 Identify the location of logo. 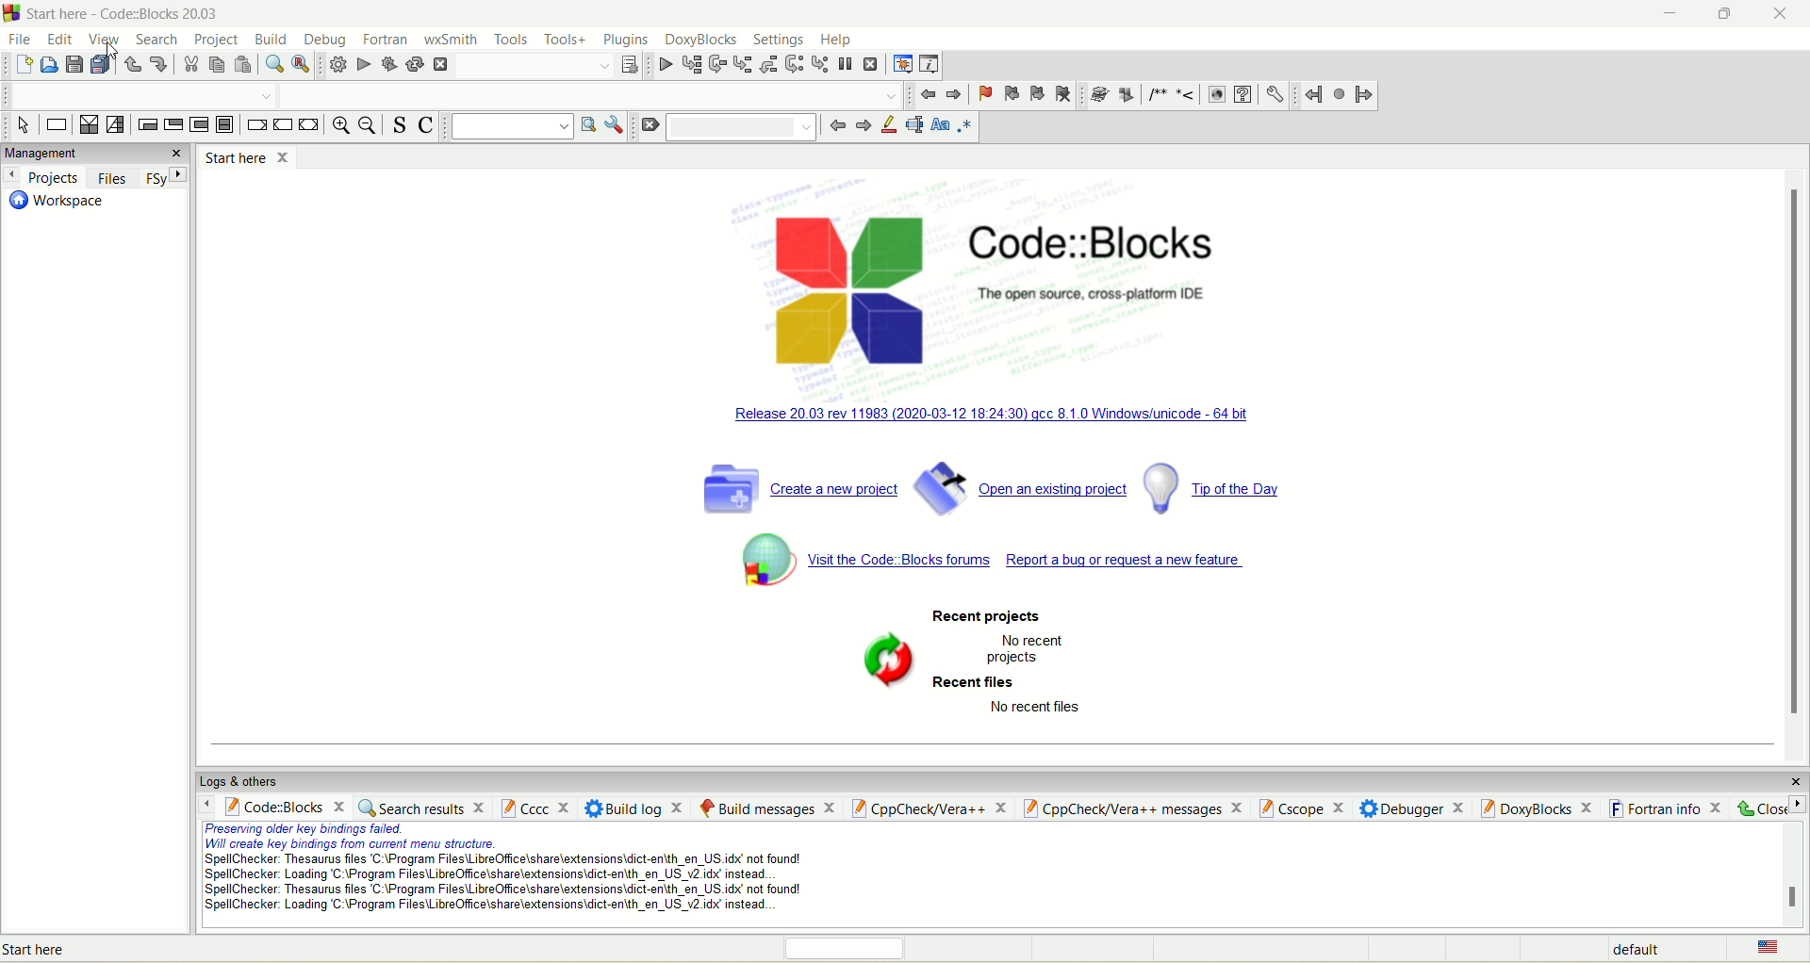
(13, 13).